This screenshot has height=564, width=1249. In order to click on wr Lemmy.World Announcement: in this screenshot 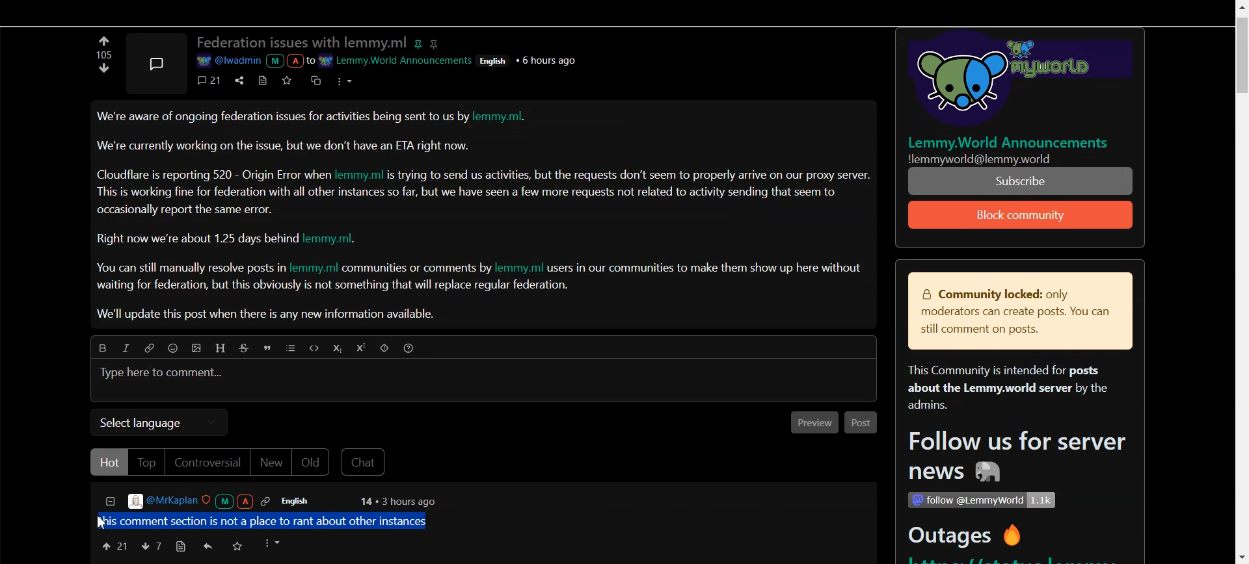, I will do `click(397, 58)`.